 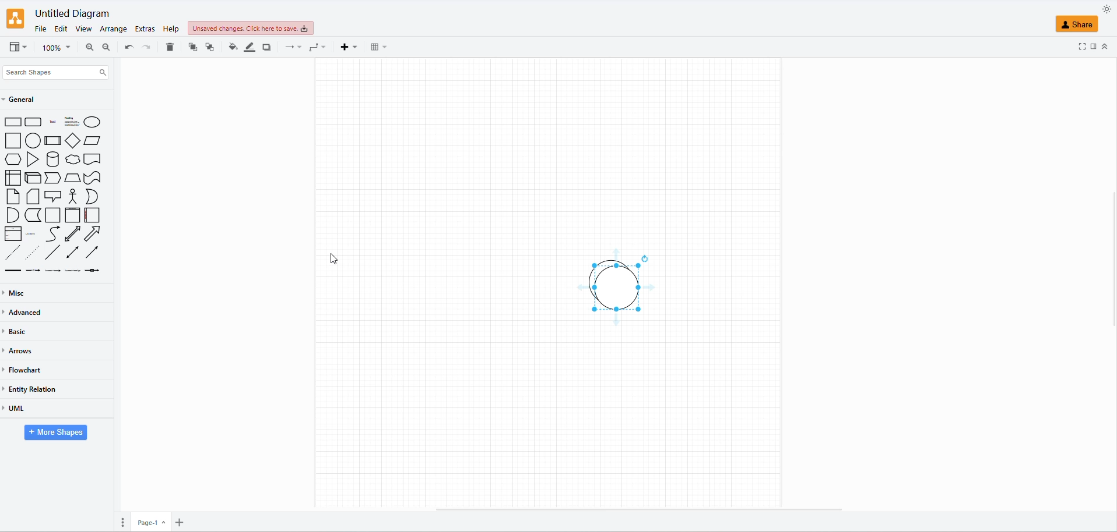 What do you see at coordinates (51, 176) in the screenshot?
I see `STEP` at bounding box center [51, 176].